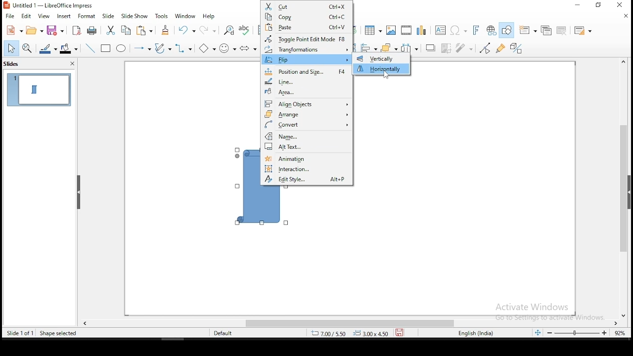 The image size is (633, 356). I want to click on spell check, so click(246, 30).